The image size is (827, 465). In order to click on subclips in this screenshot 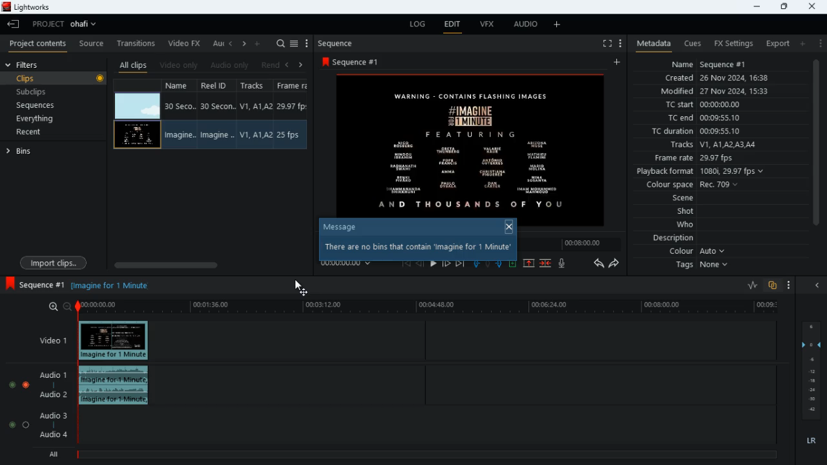, I will do `click(49, 92)`.